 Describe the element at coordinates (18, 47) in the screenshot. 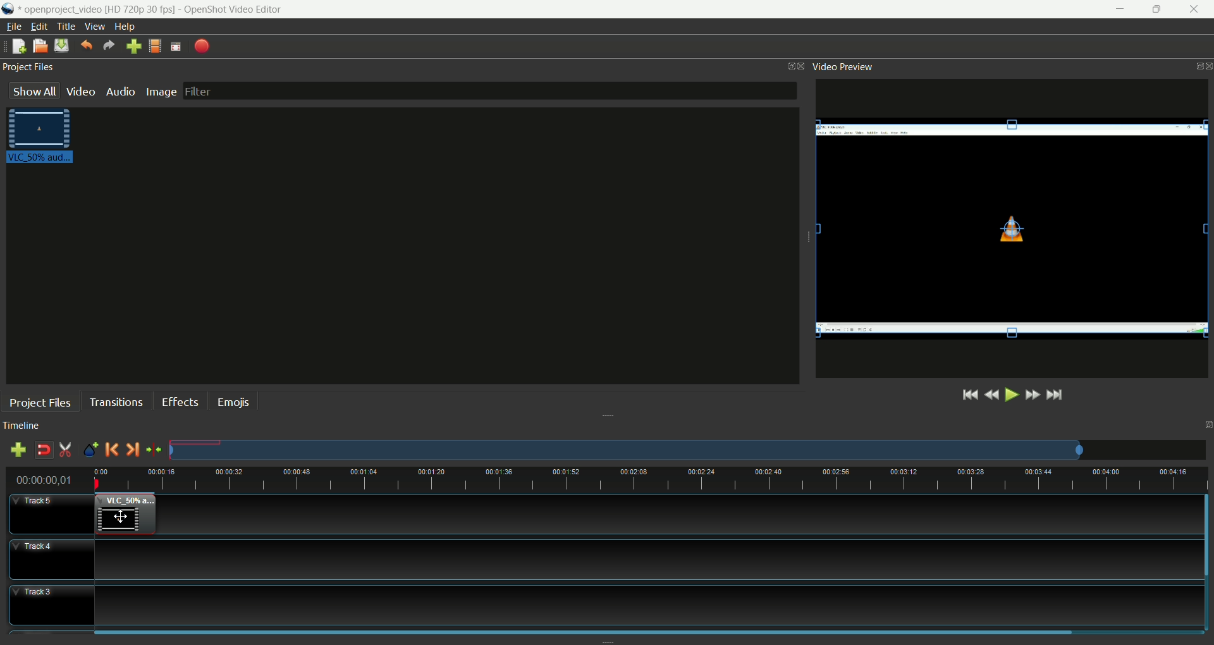

I see `new project` at that location.